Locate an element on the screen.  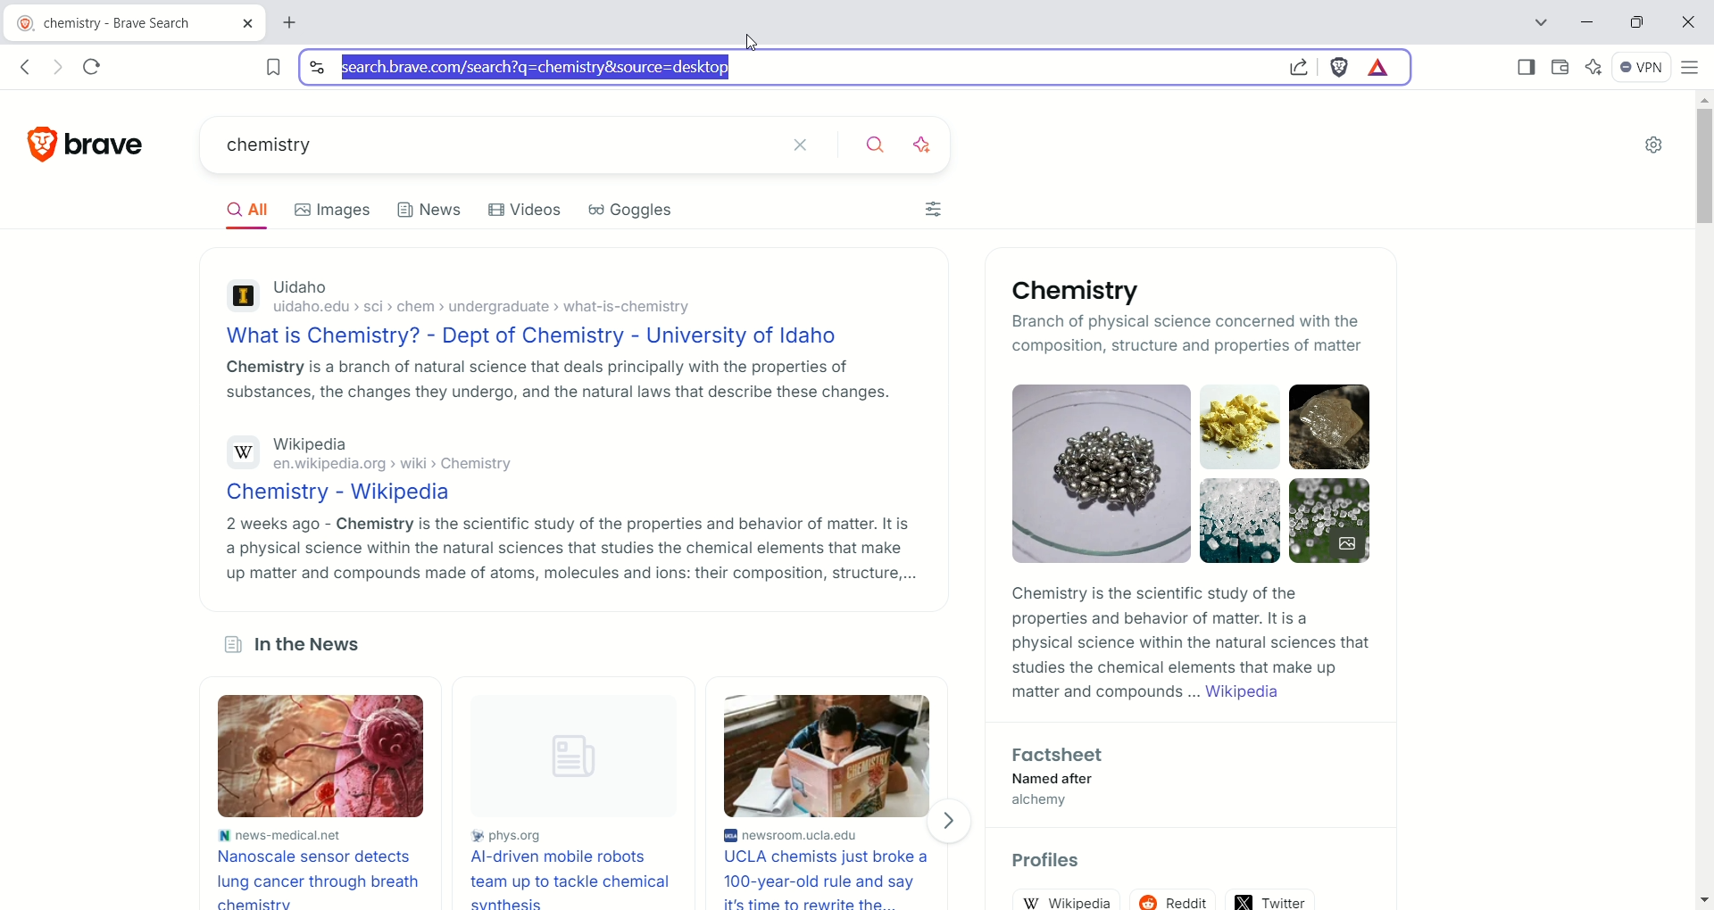
Factsheet is located at coordinates (1061, 756).